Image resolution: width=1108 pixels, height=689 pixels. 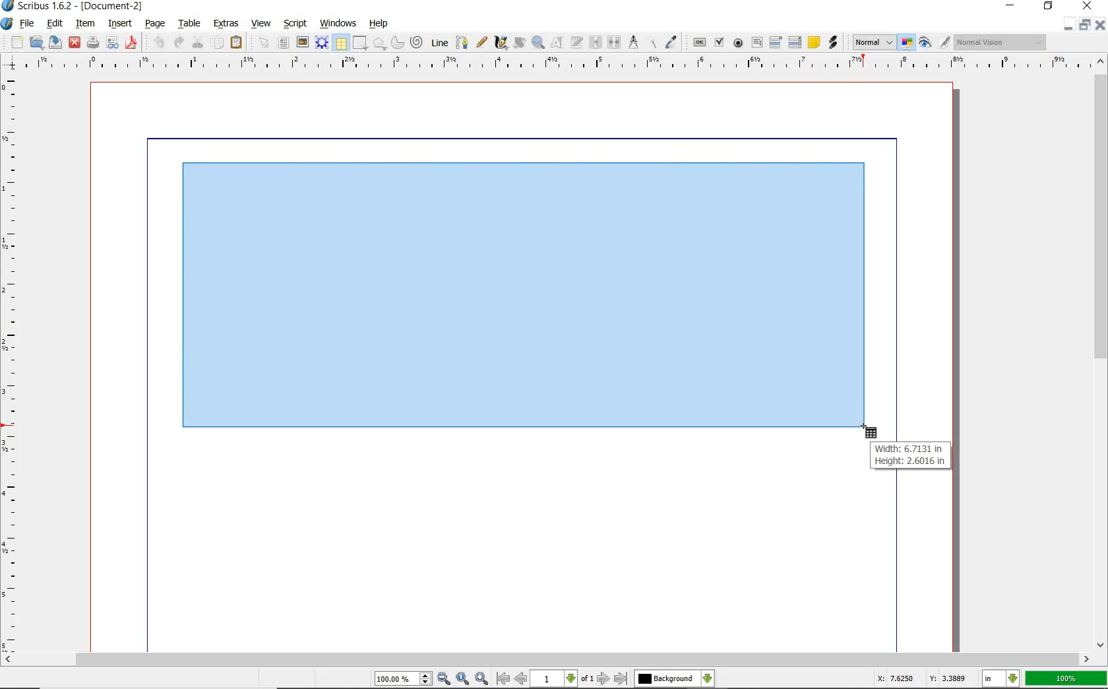 What do you see at coordinates (634, 43) in the screenshot?
I see `measurements` at bounding box center [634, 43].